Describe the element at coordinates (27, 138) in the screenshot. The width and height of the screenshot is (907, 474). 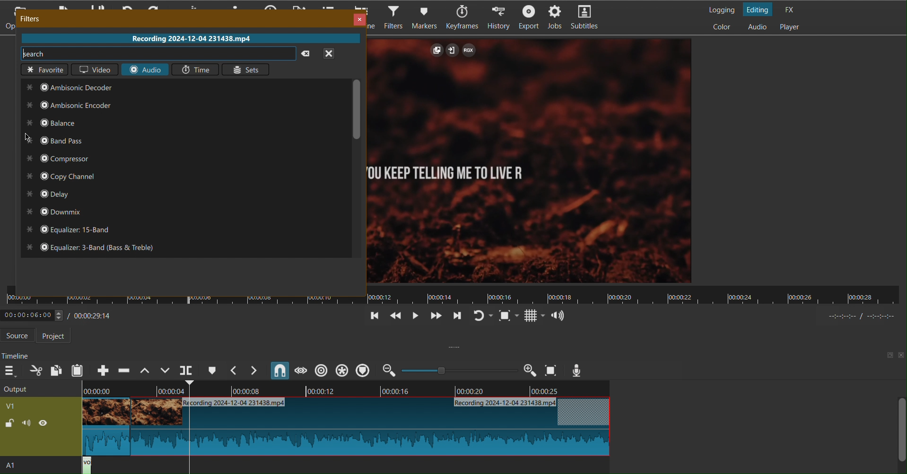
I see `Cursor at Bard Pass` at that location.